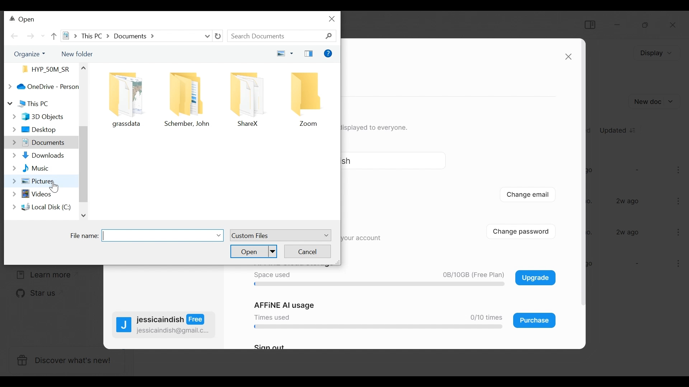 This screenshot has width=689, height=387. Describe the element at coordinates (309, 94) in the screenshot. I see `icon` at that location.